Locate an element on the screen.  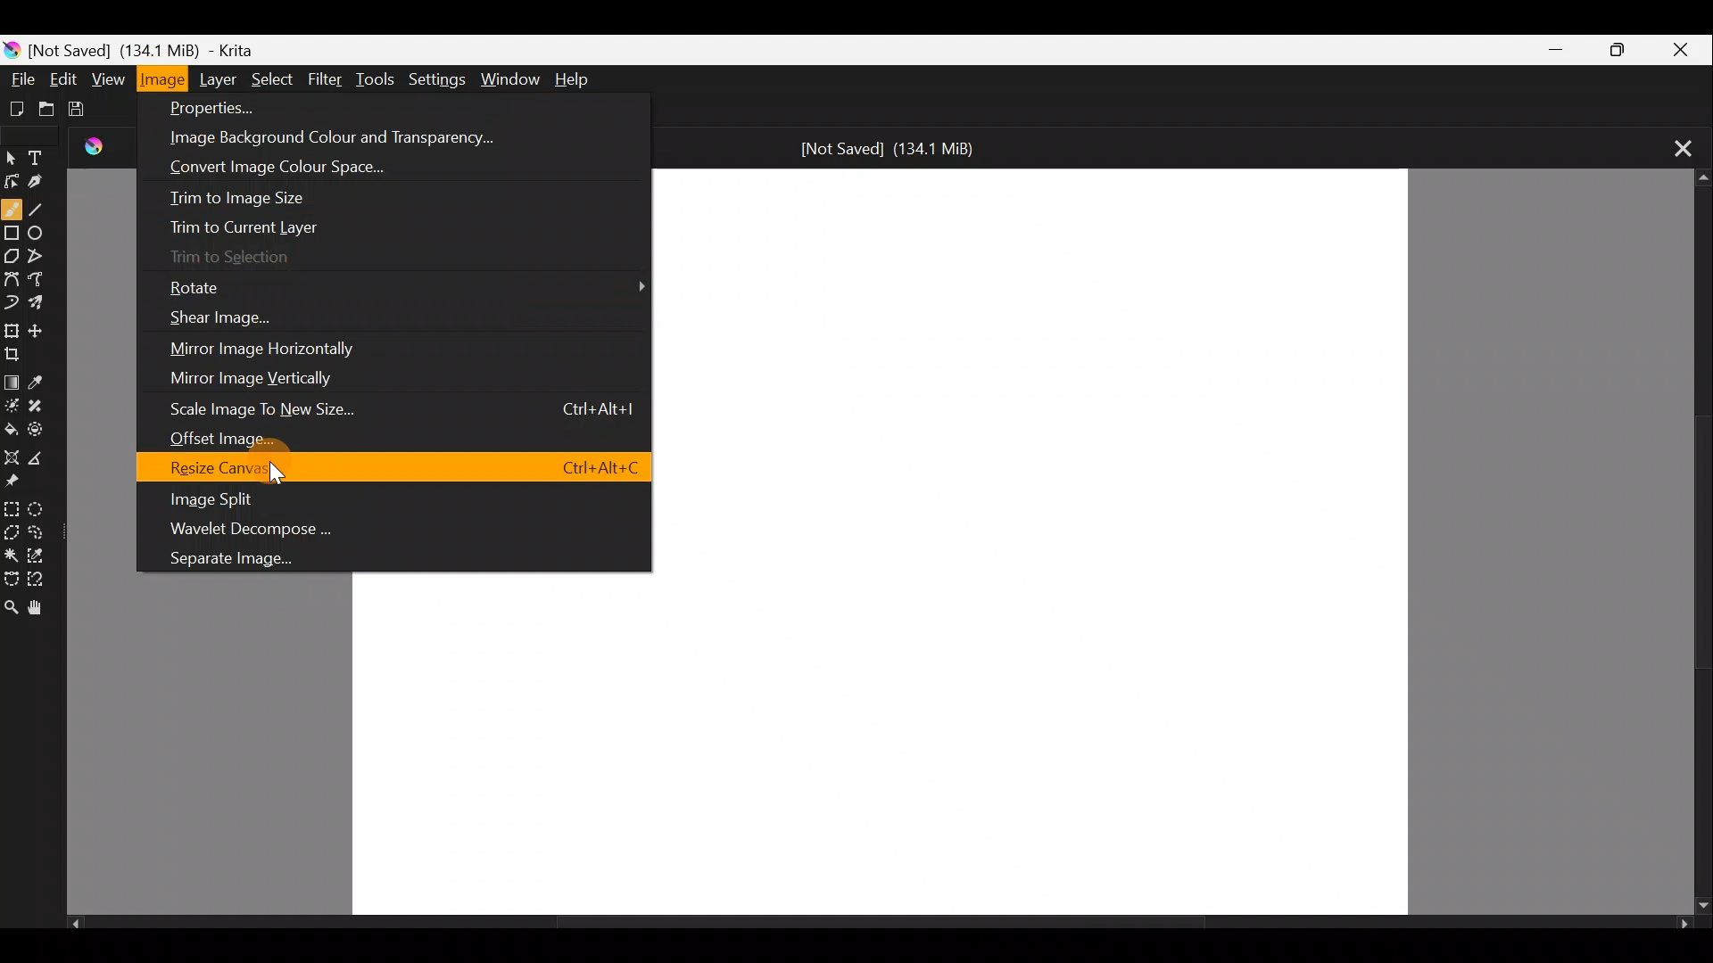
Scale image to new size is located at coordinates (401, 407).